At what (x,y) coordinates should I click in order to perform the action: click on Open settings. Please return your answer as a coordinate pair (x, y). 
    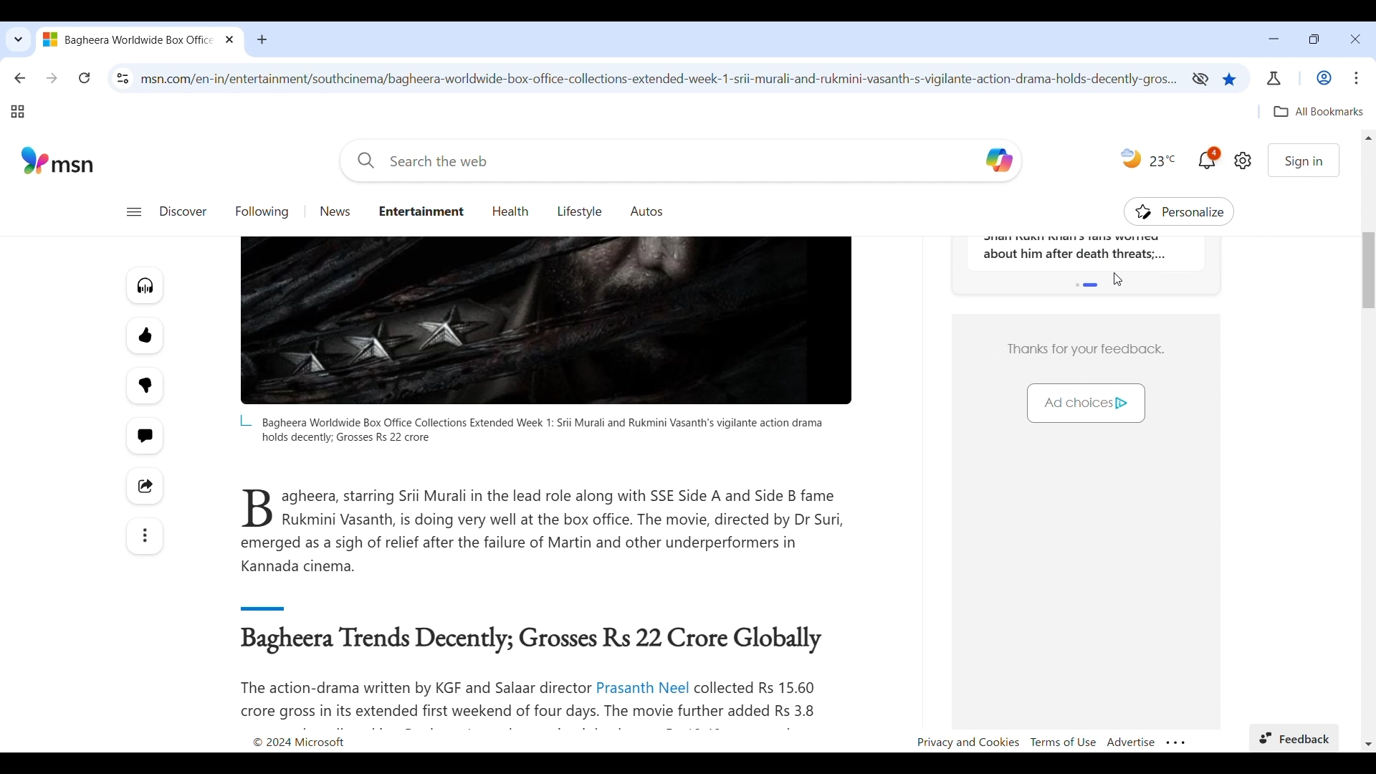
    Looking at the image, I should click on (1243, 161).